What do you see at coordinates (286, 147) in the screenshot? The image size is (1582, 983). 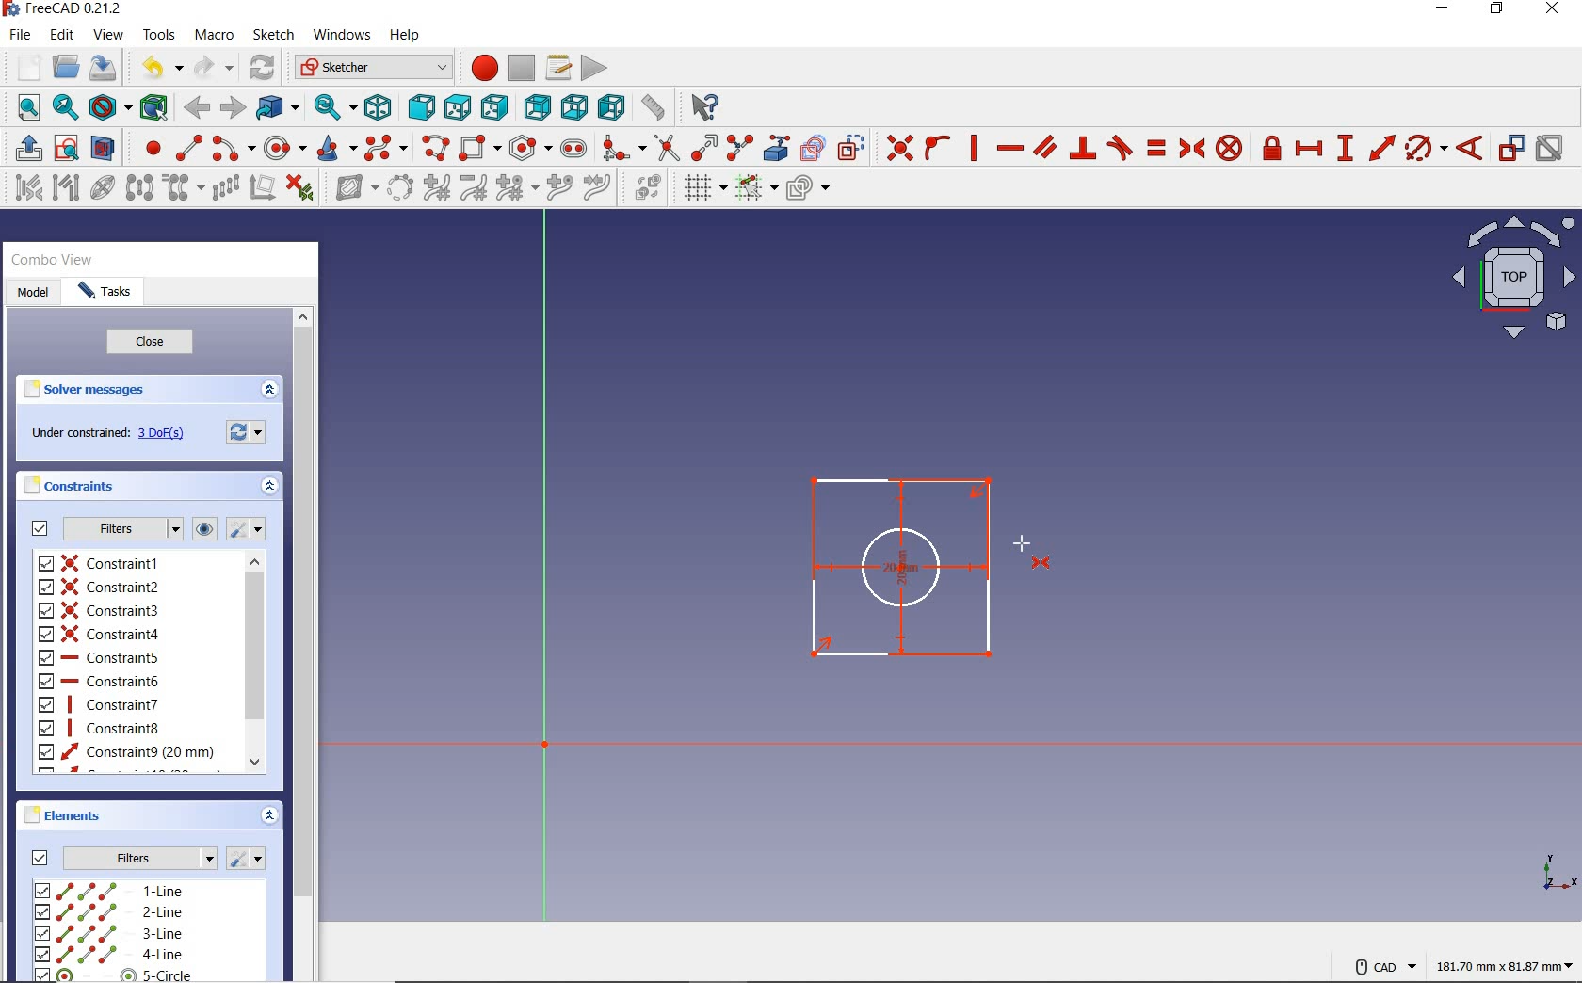 I see `create circle` at bounding box center [286, 147].